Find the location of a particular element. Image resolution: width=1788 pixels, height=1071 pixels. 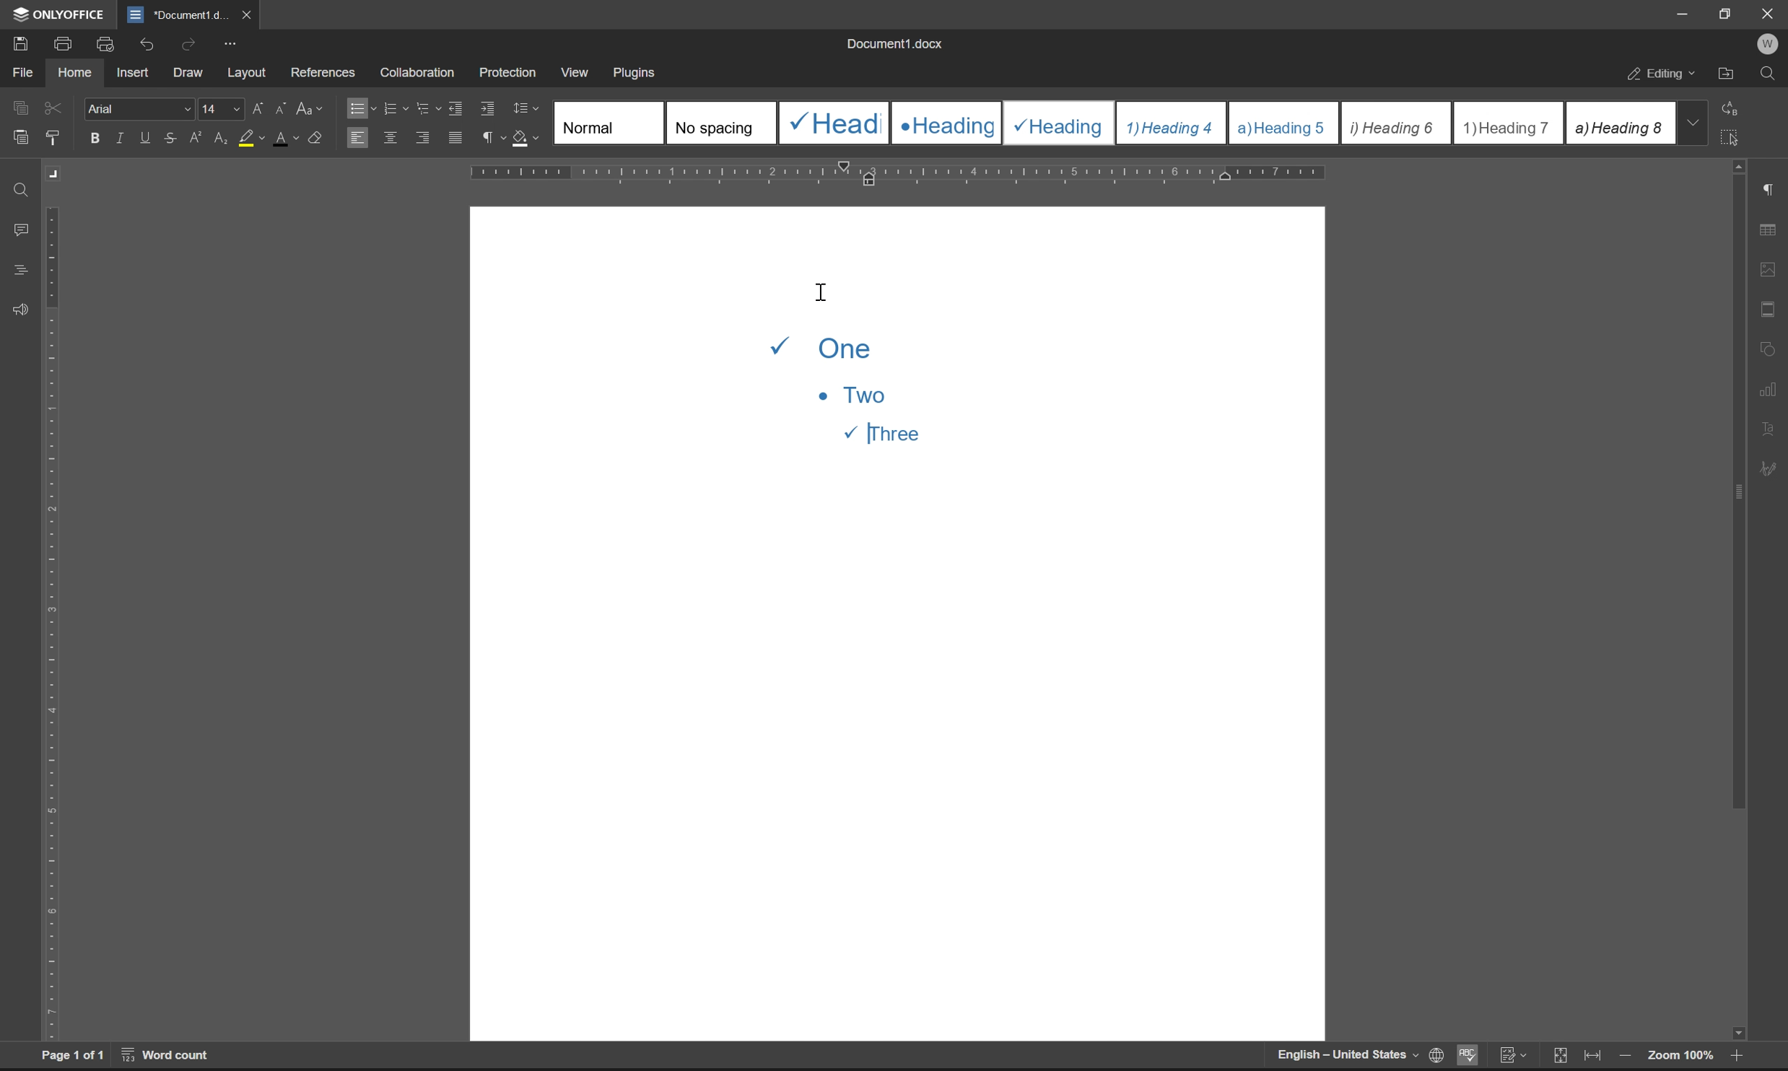

copy style is located at coordinates (53, 139).